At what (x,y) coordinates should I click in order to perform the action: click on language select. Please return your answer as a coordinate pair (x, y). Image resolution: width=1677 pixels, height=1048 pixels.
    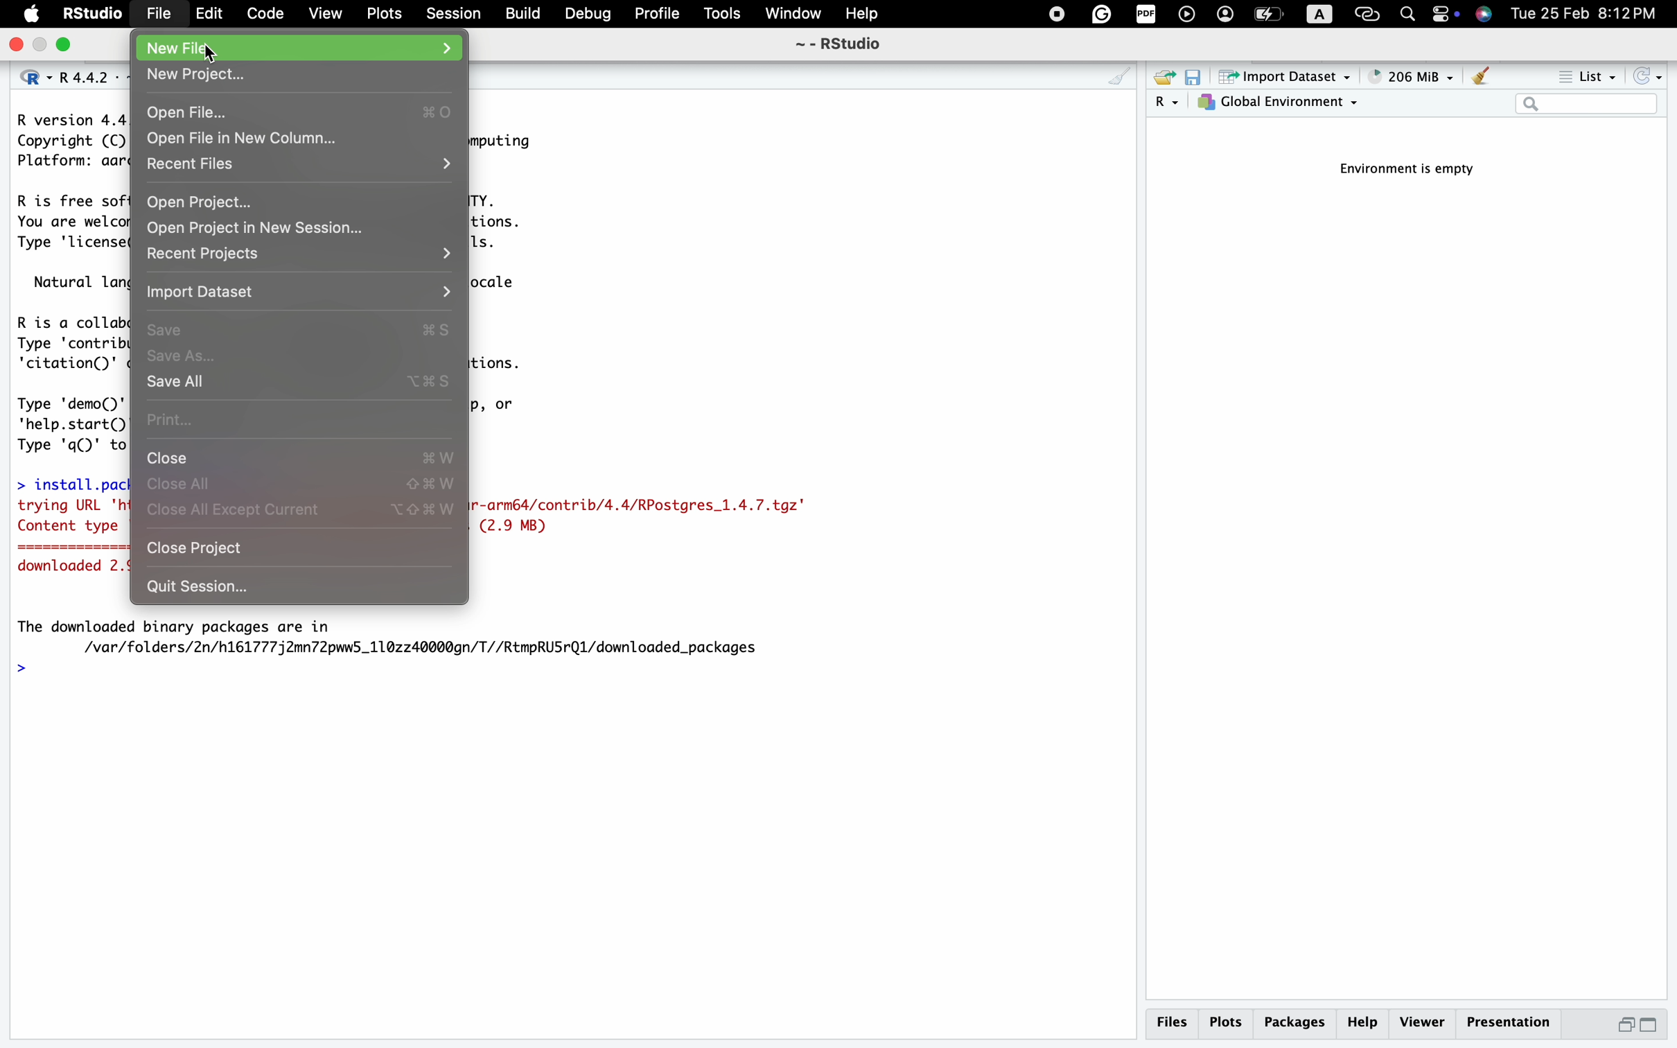
    Looking at the image, I should click on (26, 76).